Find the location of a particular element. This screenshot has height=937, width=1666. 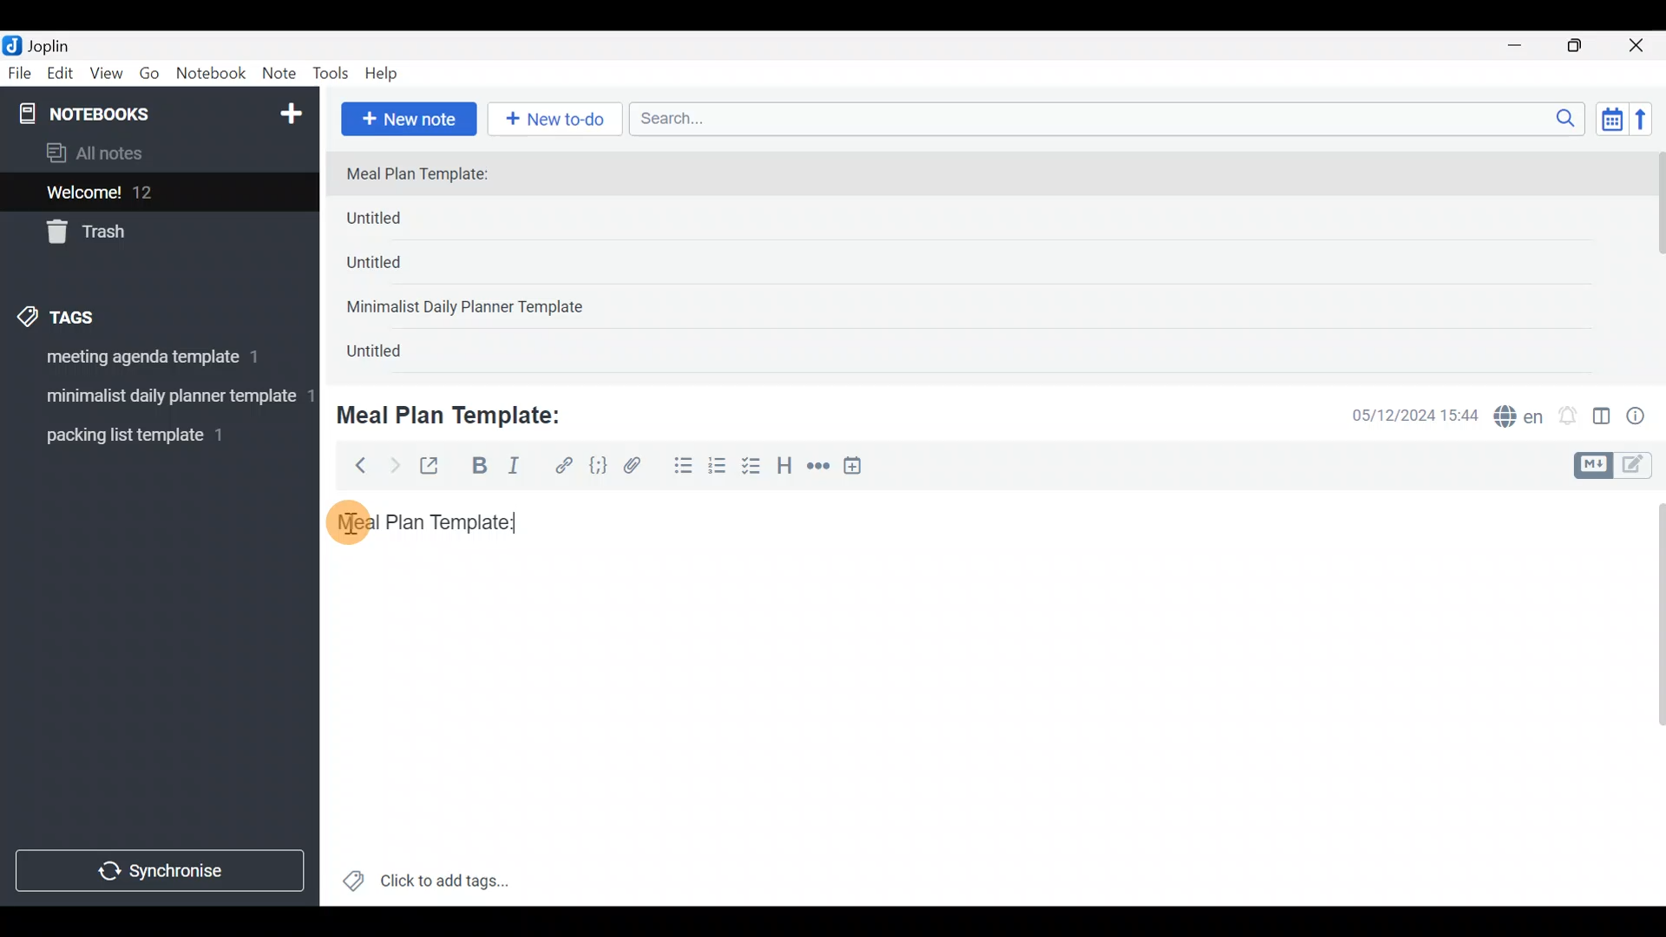

Scroll bar is located at coordinates (1648, 698).